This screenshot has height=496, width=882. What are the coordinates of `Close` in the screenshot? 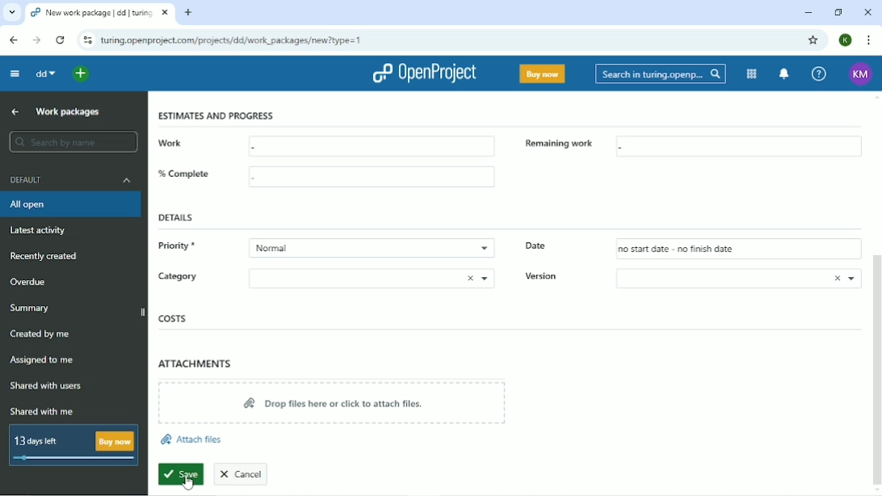 It's located at (869, 12).